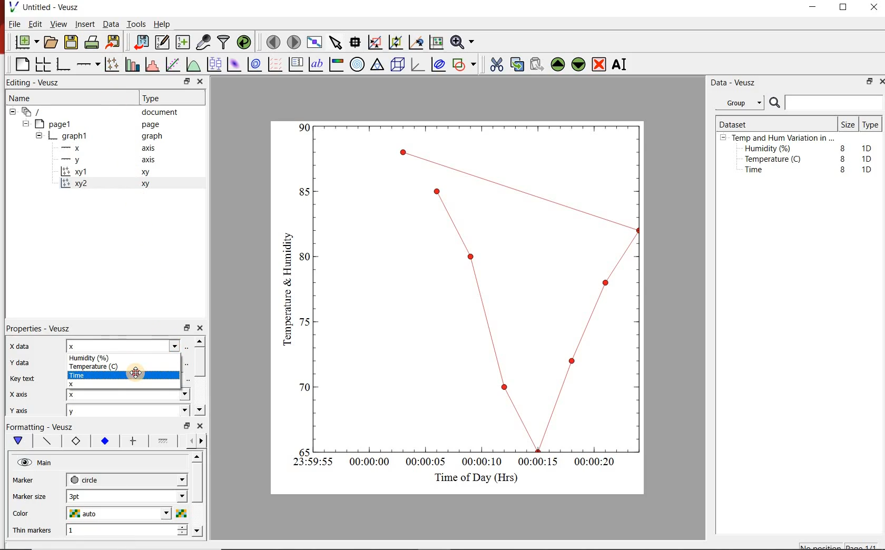 The height and width of the screenshot is (550, 885). Describe the element at coordinates (182, 528) in the screenshot. I see `increase` at that location.